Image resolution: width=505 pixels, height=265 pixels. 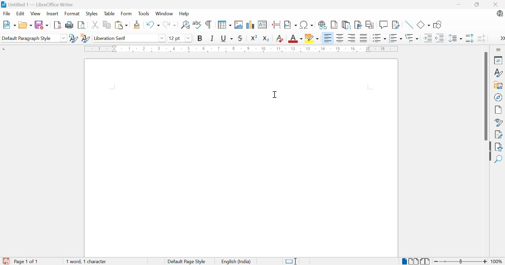 I want to click on Insert Field, so click(x=290, y=25).